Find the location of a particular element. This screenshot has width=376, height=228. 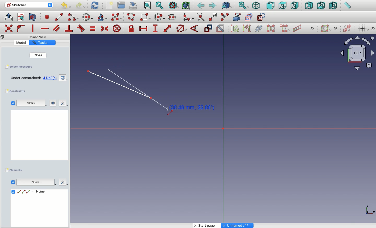

Save is located at coordinates (22, 67).